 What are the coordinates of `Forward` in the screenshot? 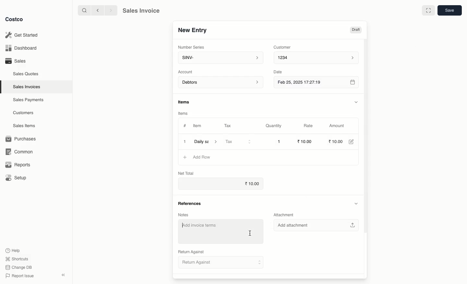 It's located at (111, 11).